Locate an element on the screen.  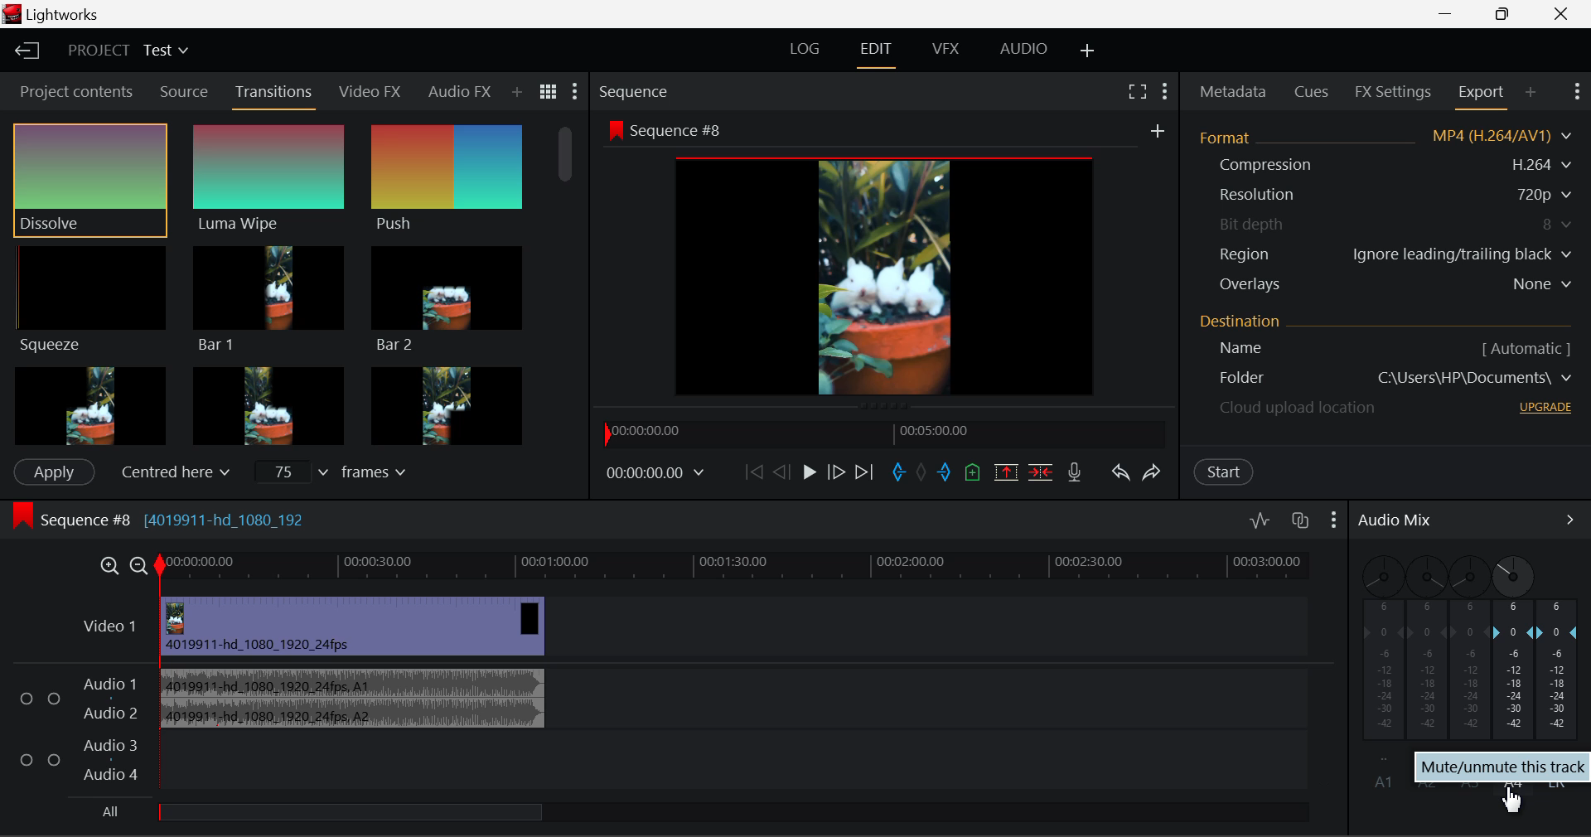
Add Panel is located at coordinates (1528, 91).